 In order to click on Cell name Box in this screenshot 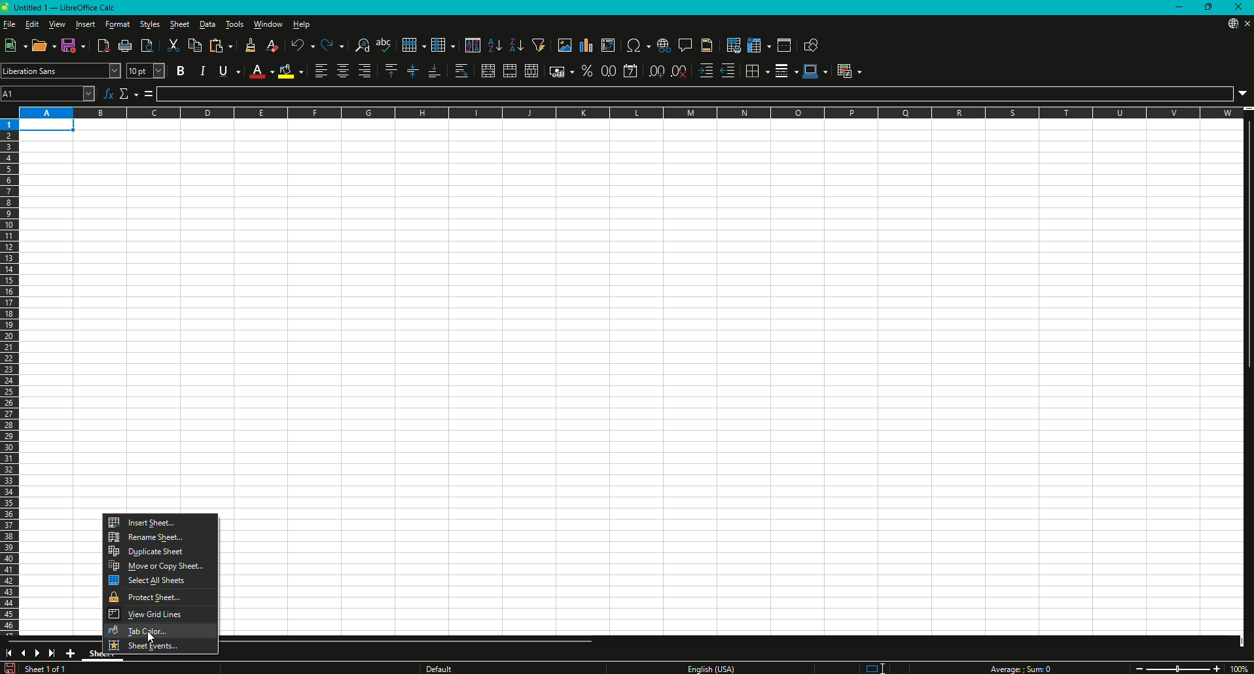, I will do `click(48, 94)`.